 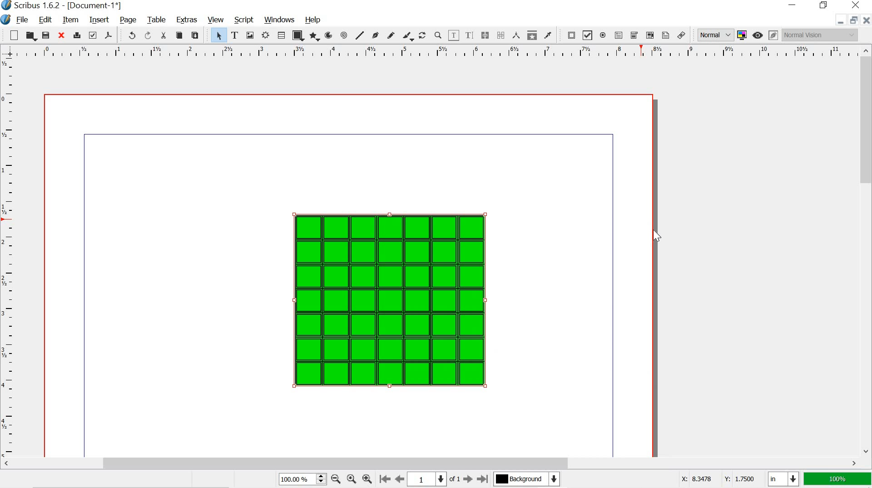 I want to click on scrollbar, so click(x=431, y=463).